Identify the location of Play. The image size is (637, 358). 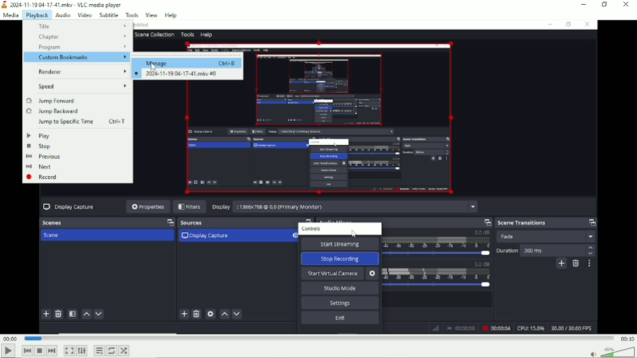
(8, 351).